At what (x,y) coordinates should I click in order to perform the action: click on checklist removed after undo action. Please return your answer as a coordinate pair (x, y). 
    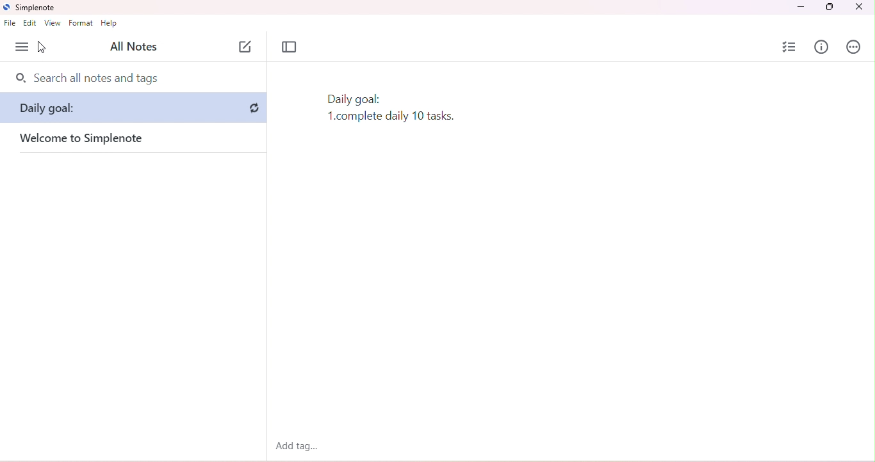
    Looking at the image, I should click on (397, 109).